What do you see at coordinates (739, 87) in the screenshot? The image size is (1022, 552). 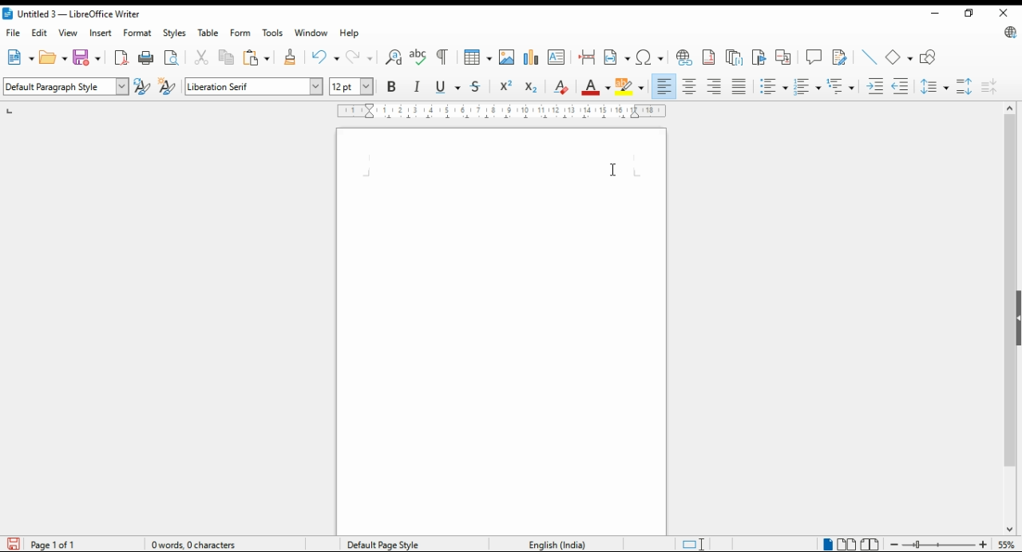 I see `justified` at bounding box center [739, 87].